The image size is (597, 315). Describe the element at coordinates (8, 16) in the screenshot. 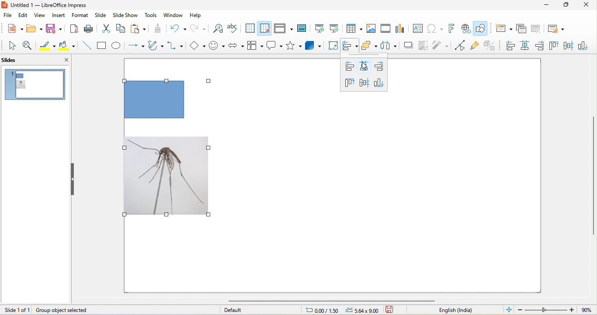

I see `file` at that location.